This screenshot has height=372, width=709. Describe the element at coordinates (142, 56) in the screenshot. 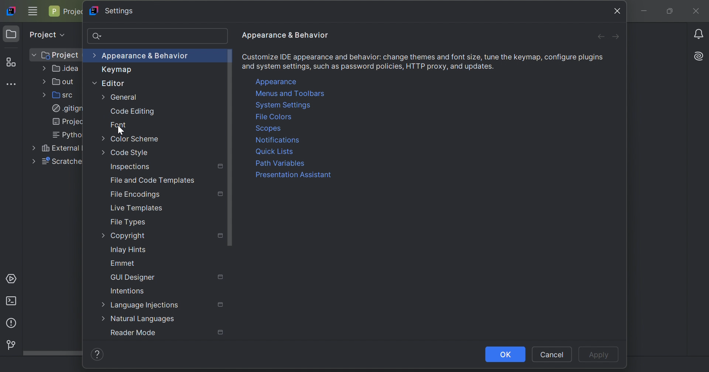

I see `Appearance & Behavior` at that location.